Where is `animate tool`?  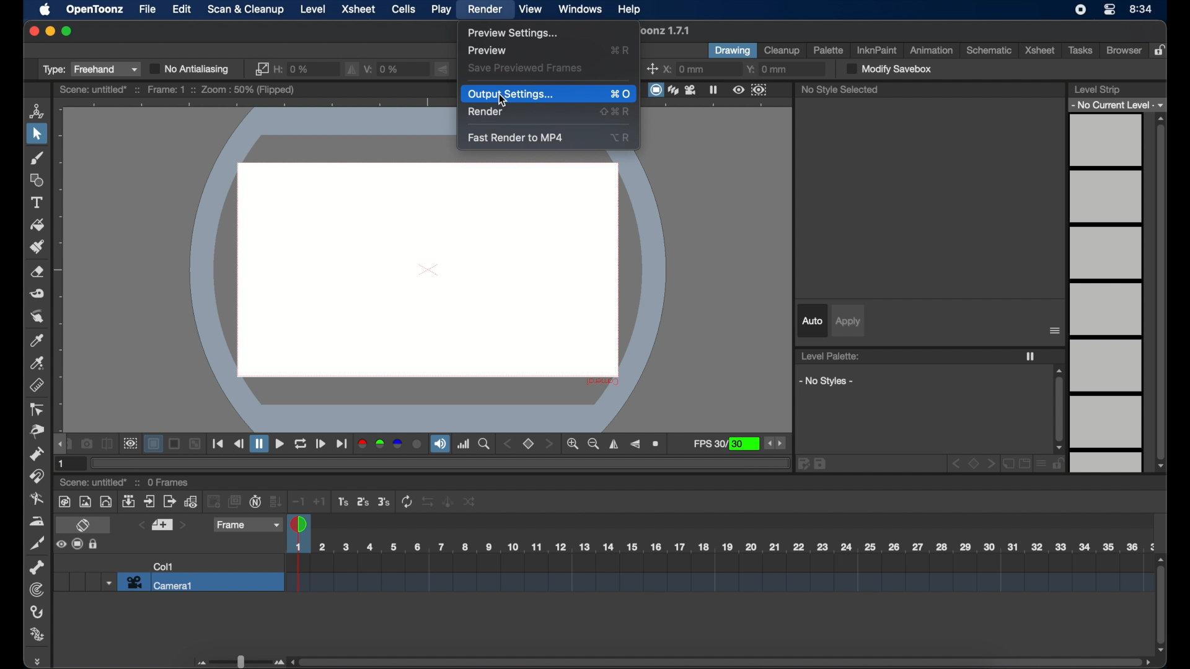 animate tool is located at coordinates (37, 110).